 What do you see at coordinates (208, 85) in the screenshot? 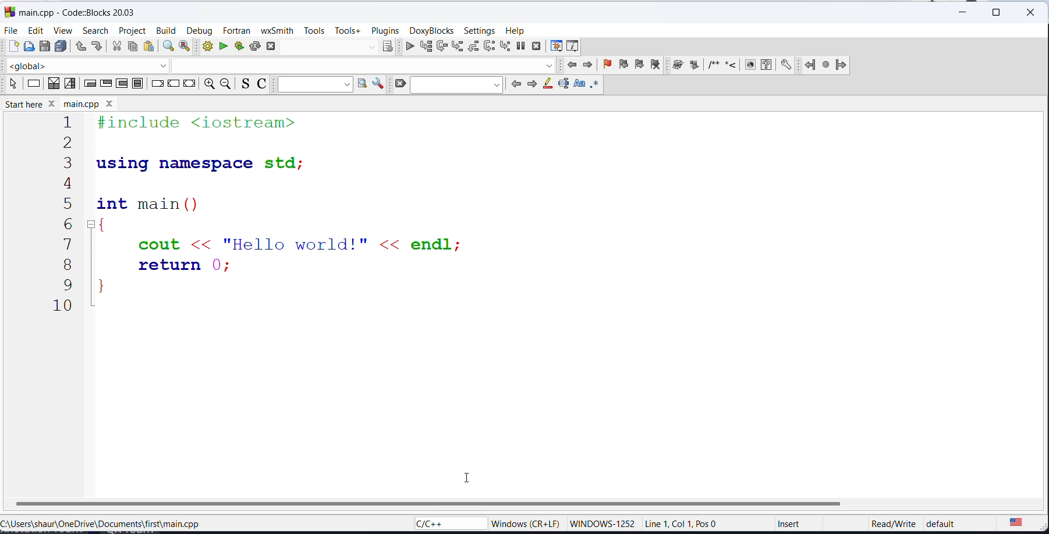
I see `zoom in` at bounding box center [208, 85].